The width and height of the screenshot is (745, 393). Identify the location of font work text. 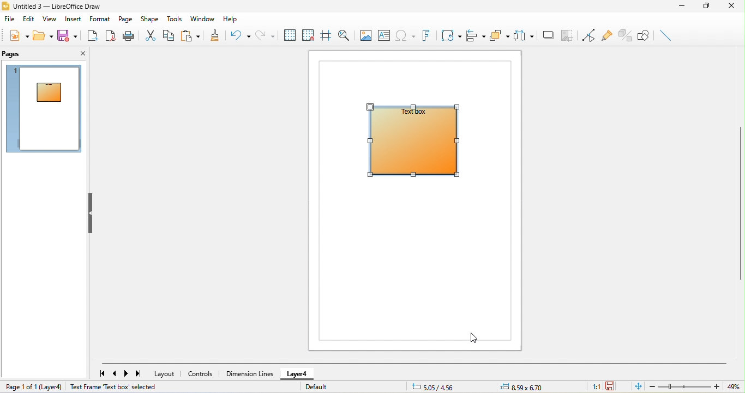
(427, 36).